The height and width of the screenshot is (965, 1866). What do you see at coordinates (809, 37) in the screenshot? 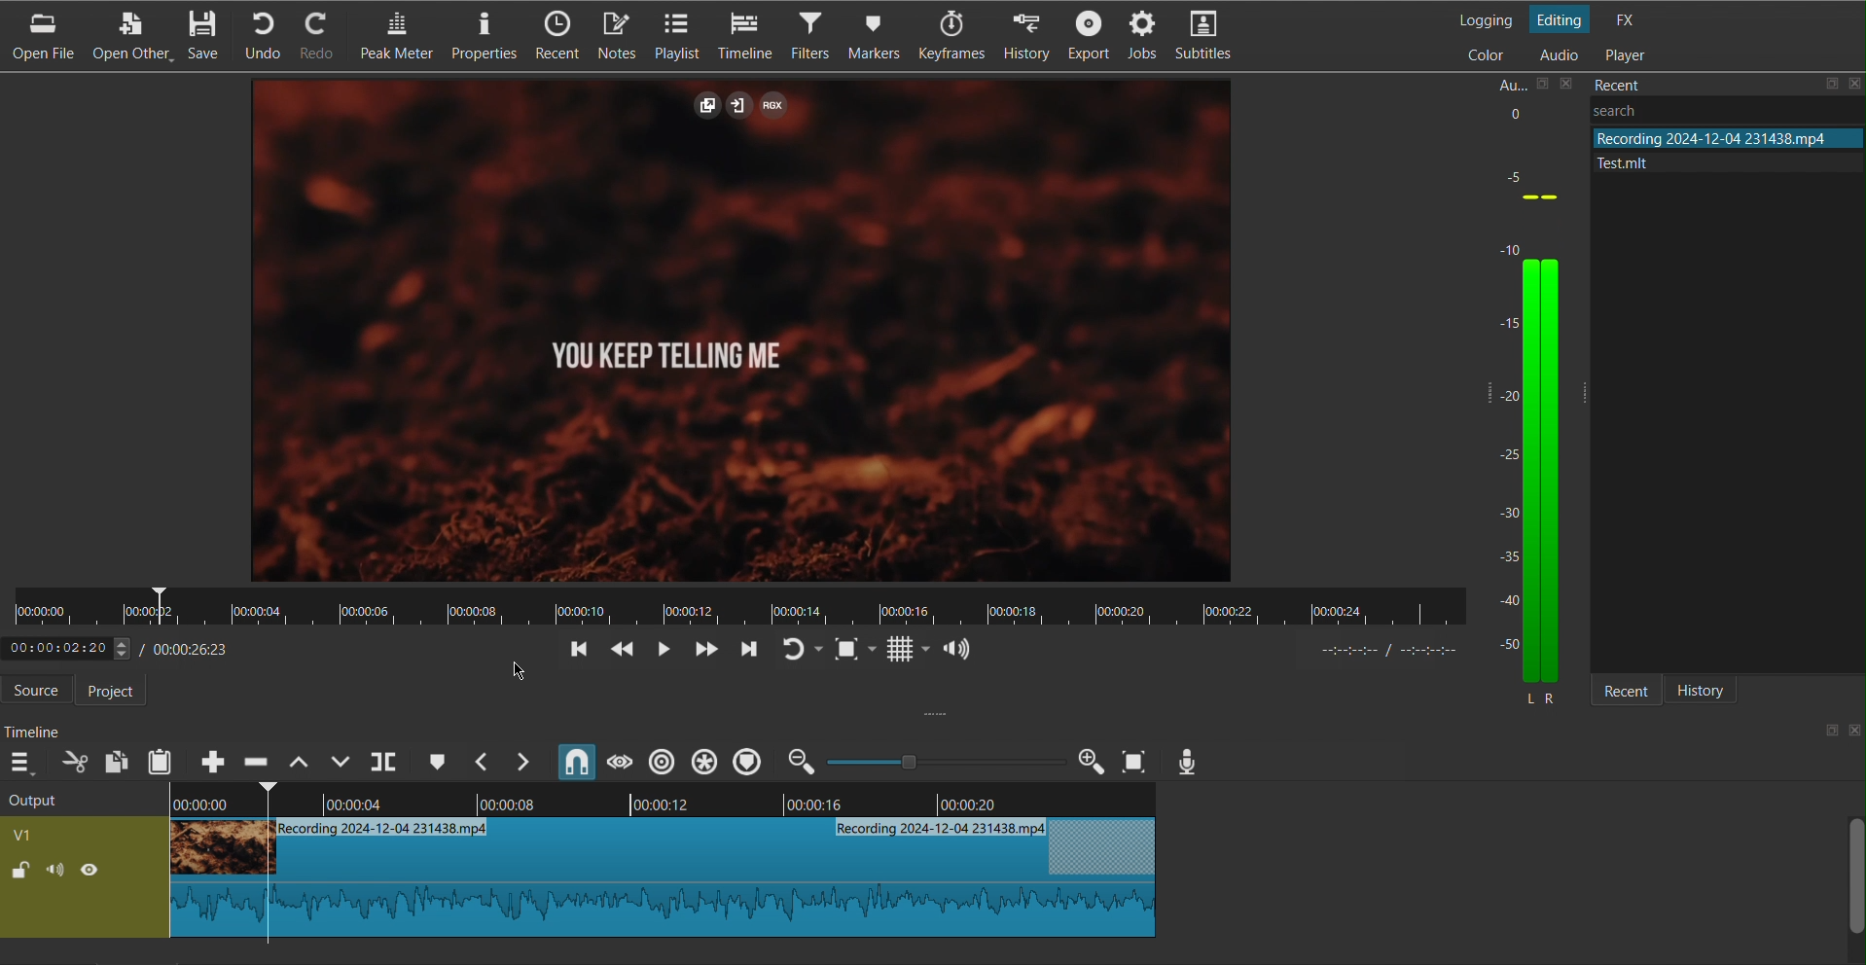
I see `Filters` at bounding box center [809, 37].